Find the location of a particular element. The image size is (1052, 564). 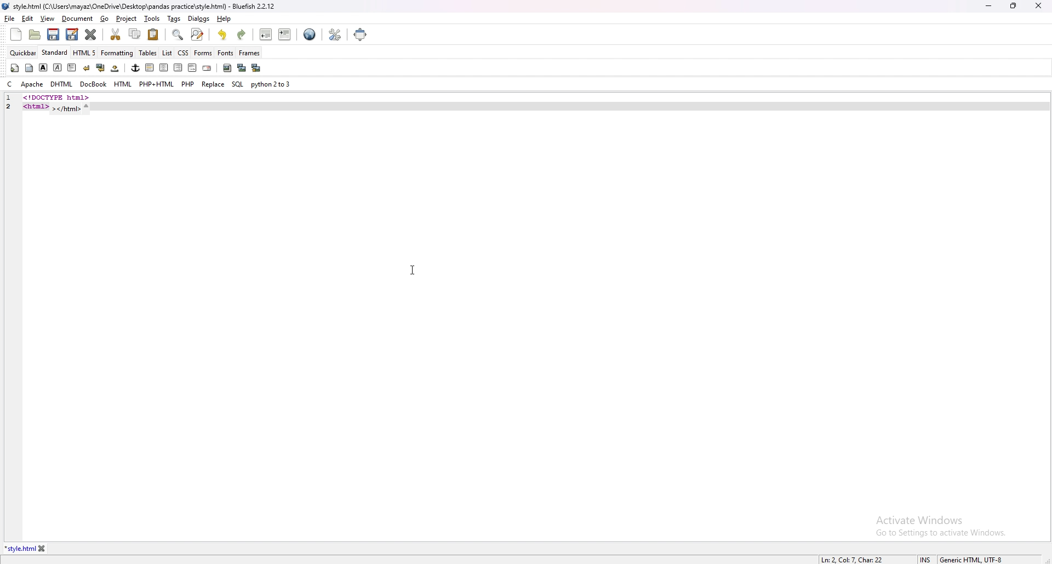

paragraph is located at coordinates (71, 67).